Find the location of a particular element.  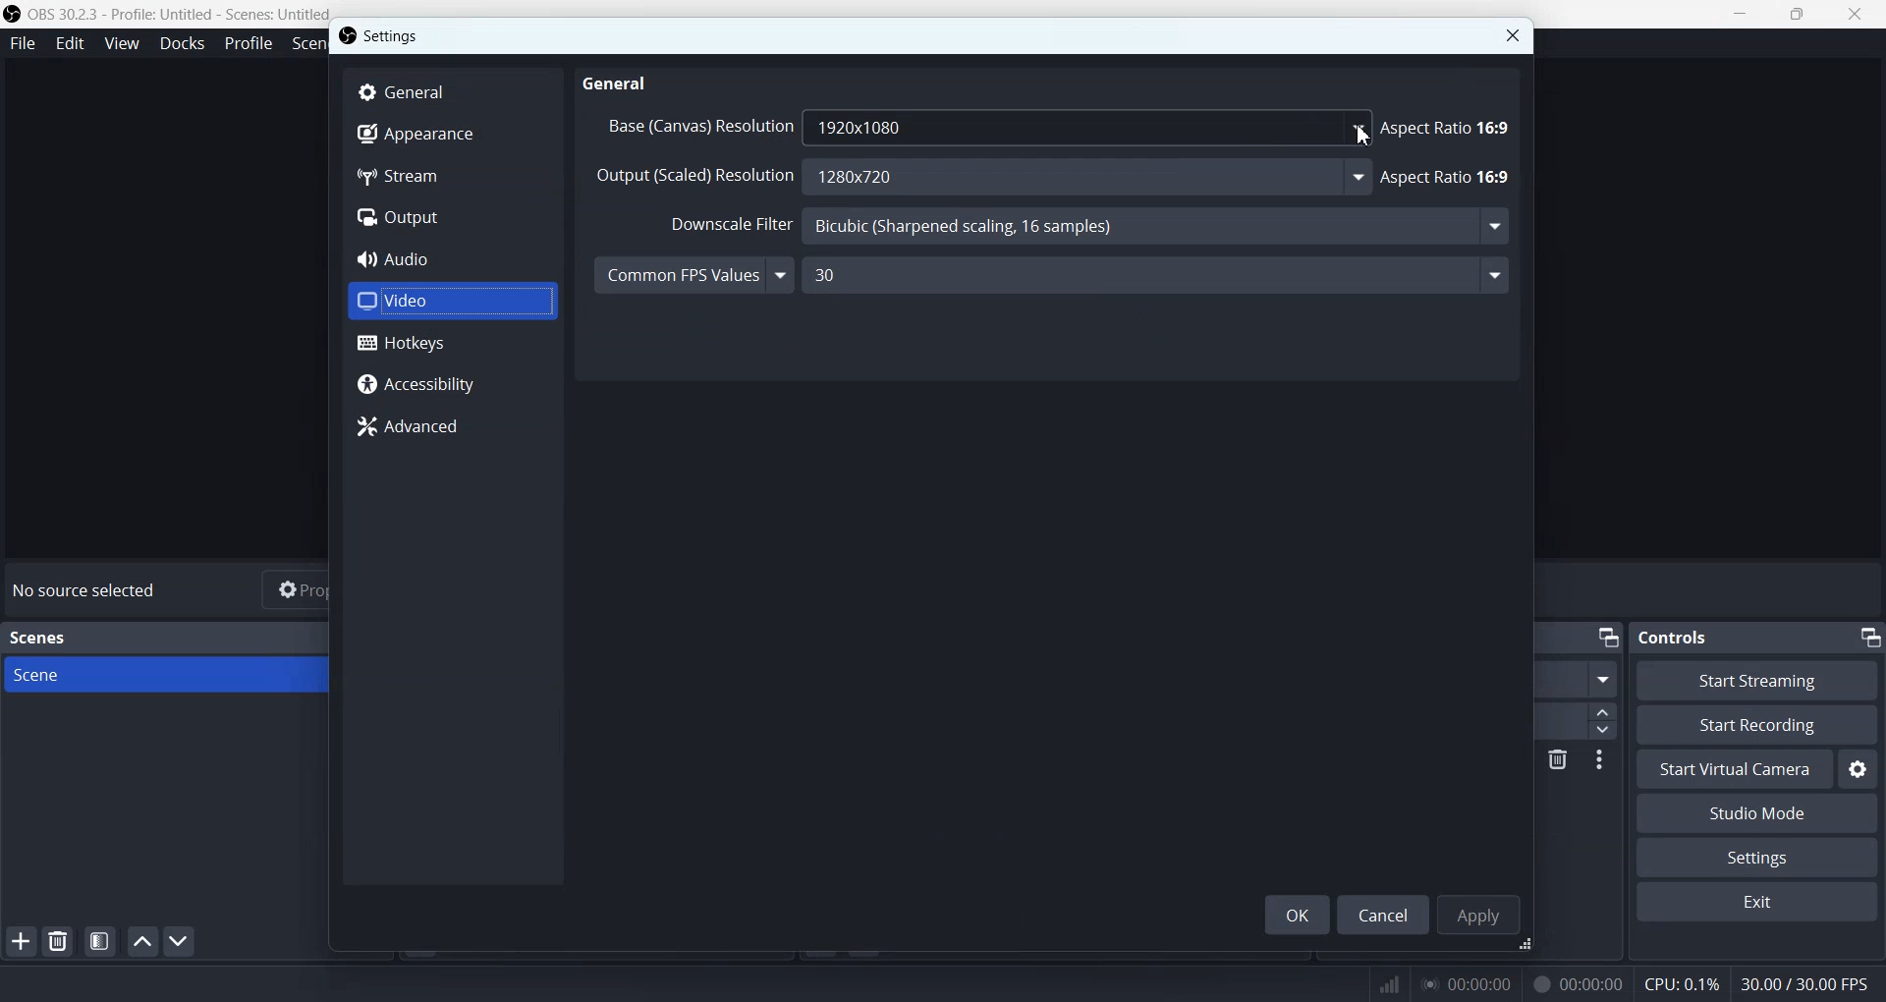

Accessibility is located at coordinates (454, 383).